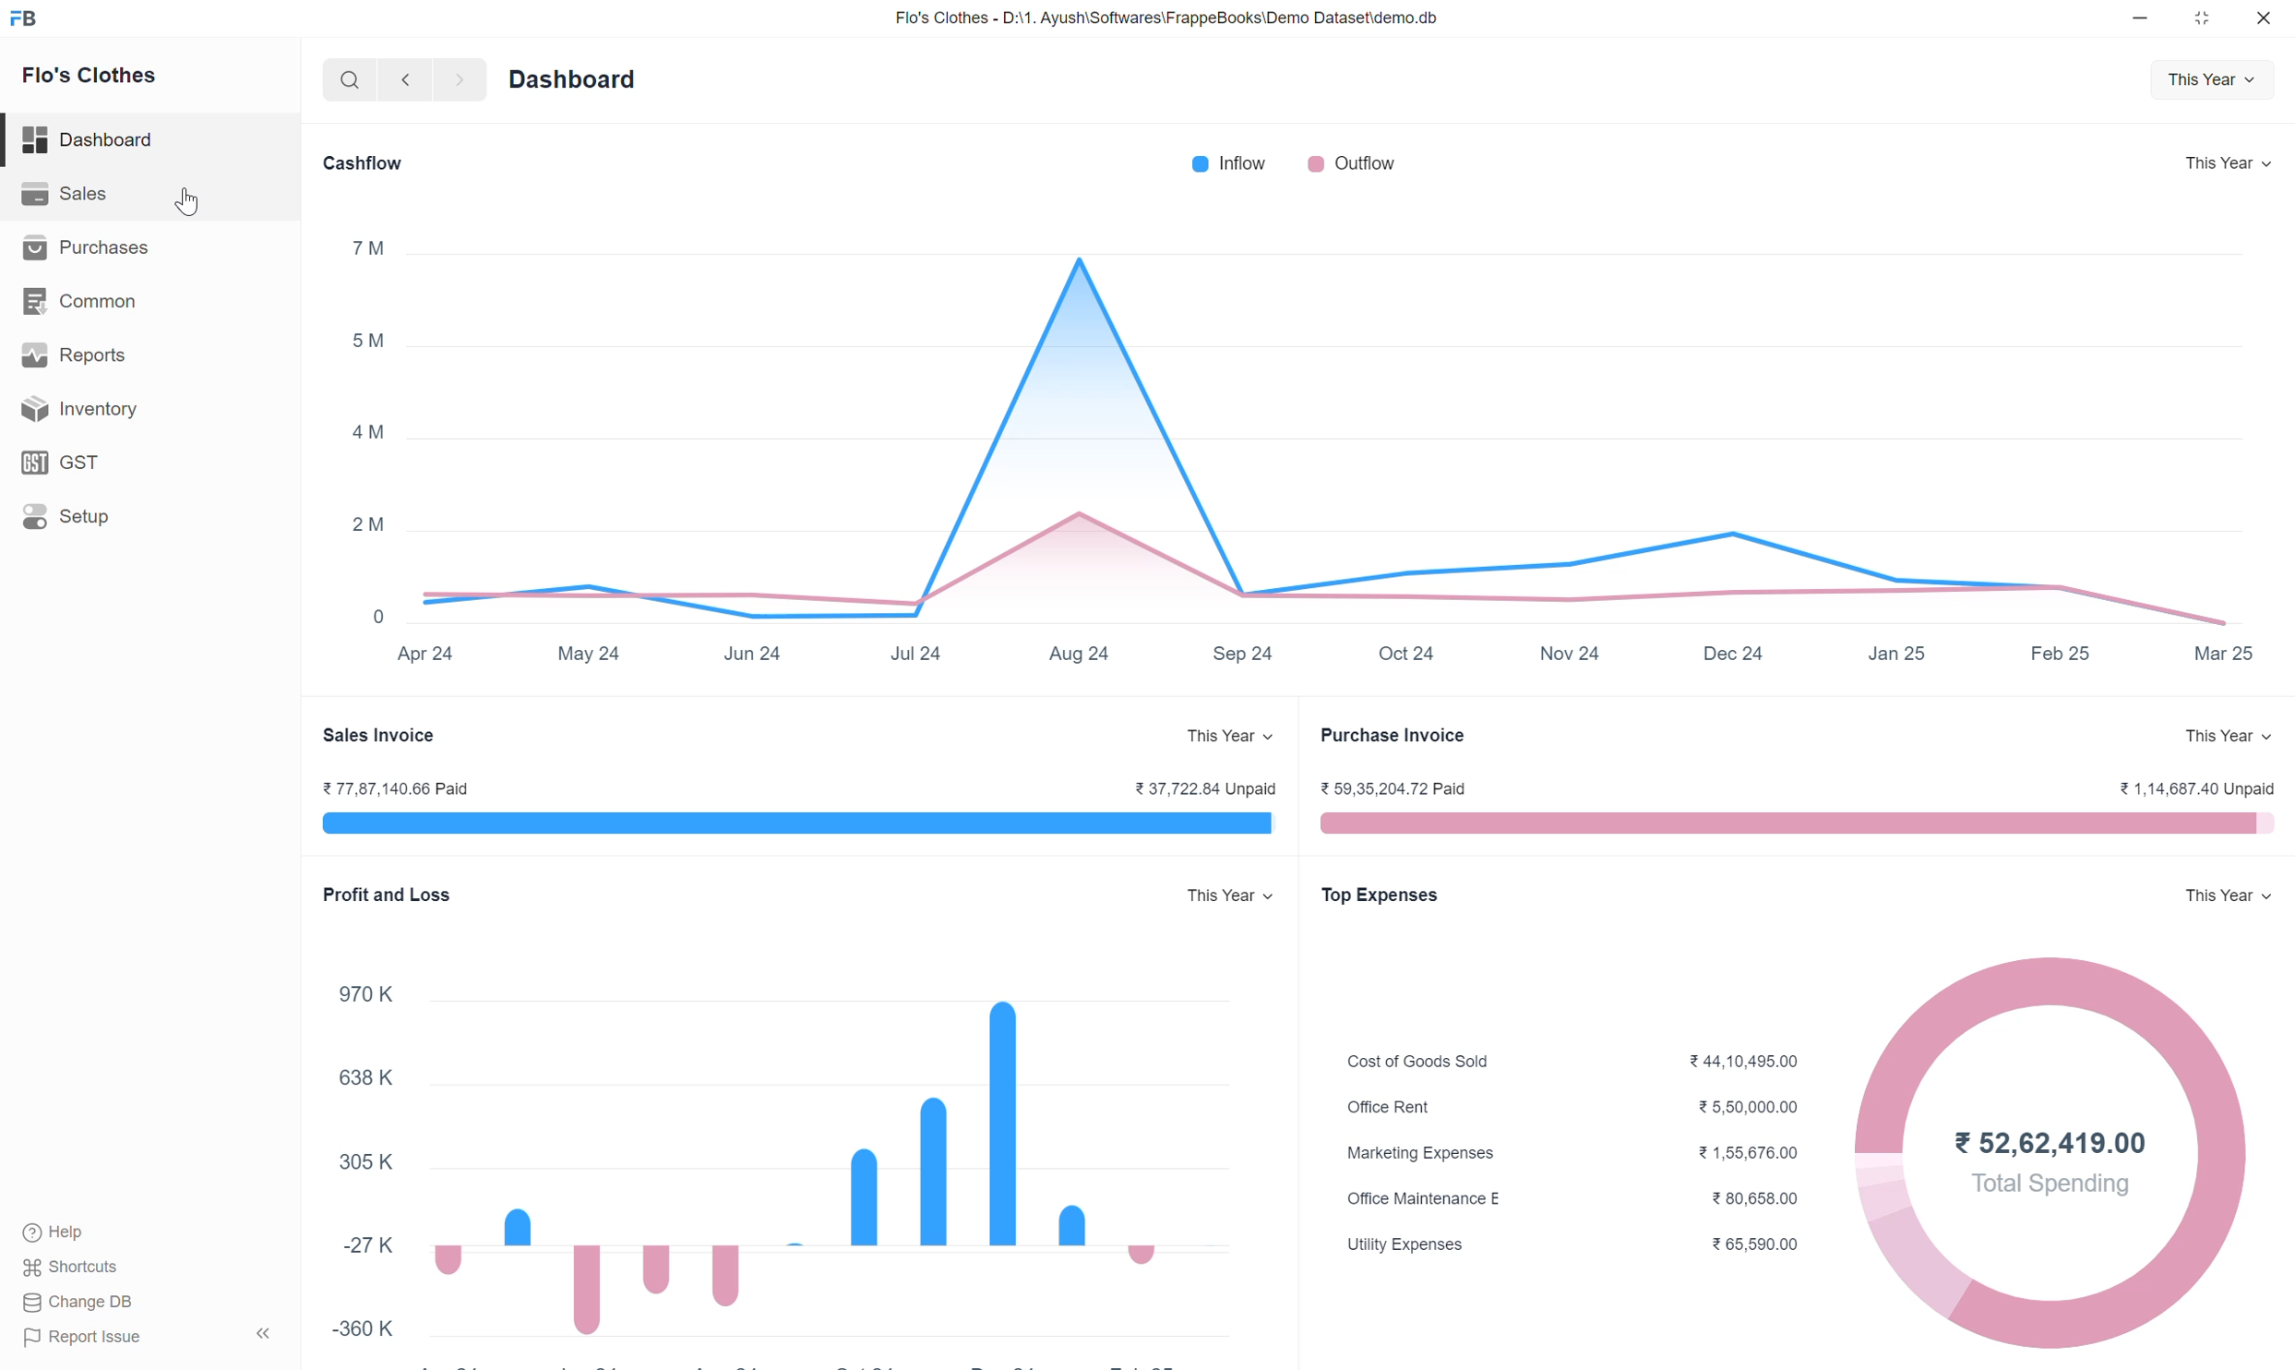  I want to click on Jun 24, so click(757, 656).